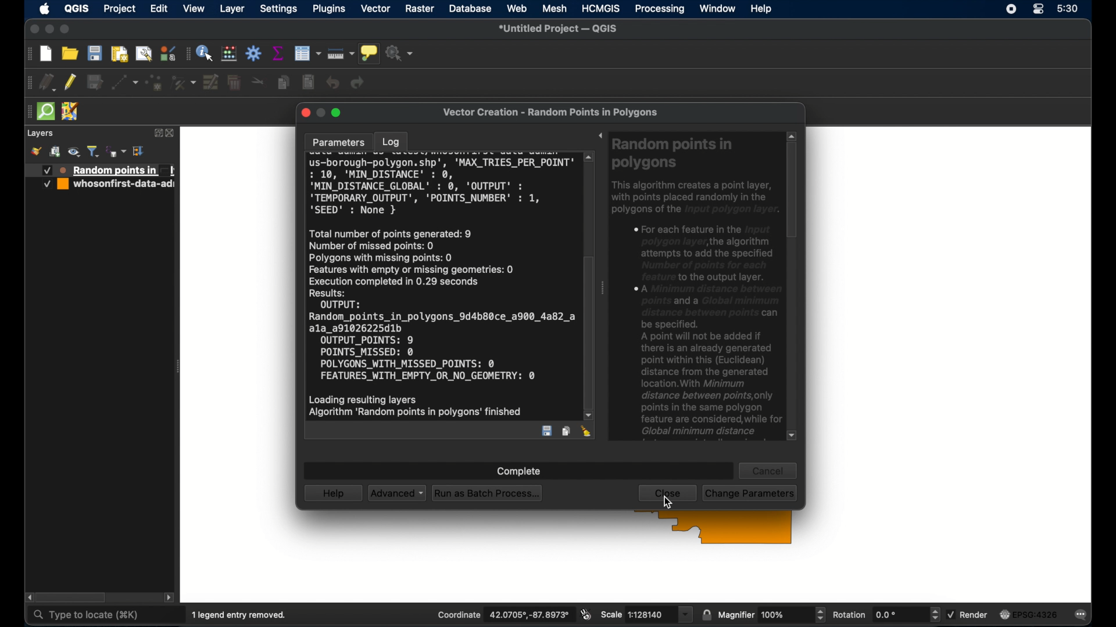 The height and width of the screenshot is (627, 1116). Describe the element at coordinates (771, 615) in the screenshot. I see `magnifier` at that location.